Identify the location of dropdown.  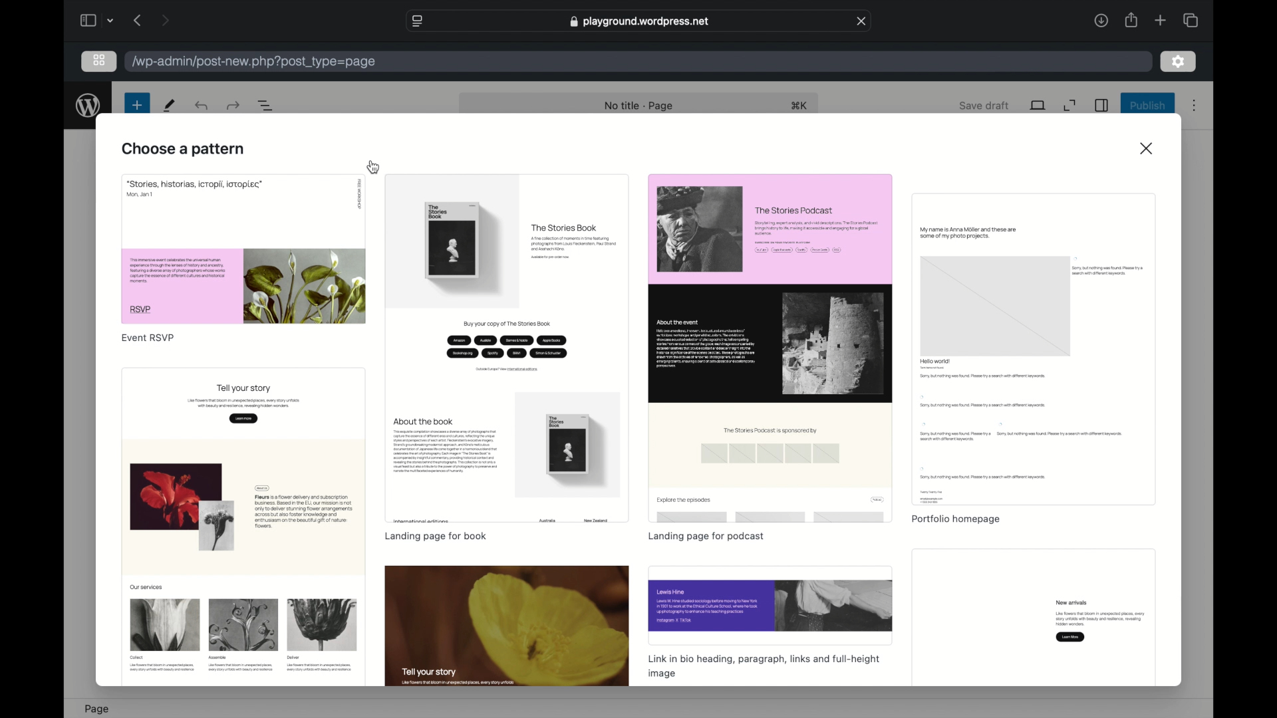
(111, 21).